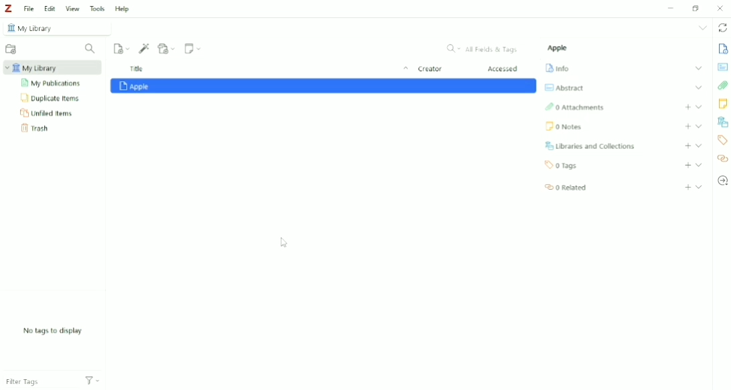  I want to click on Apple, so click(559, 48).